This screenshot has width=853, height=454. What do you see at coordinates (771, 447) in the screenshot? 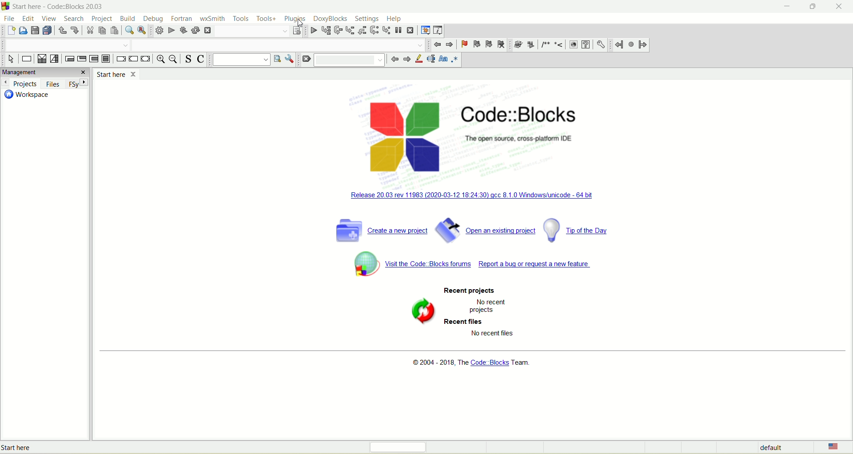
I see `default` at bounding box center [771, 447].